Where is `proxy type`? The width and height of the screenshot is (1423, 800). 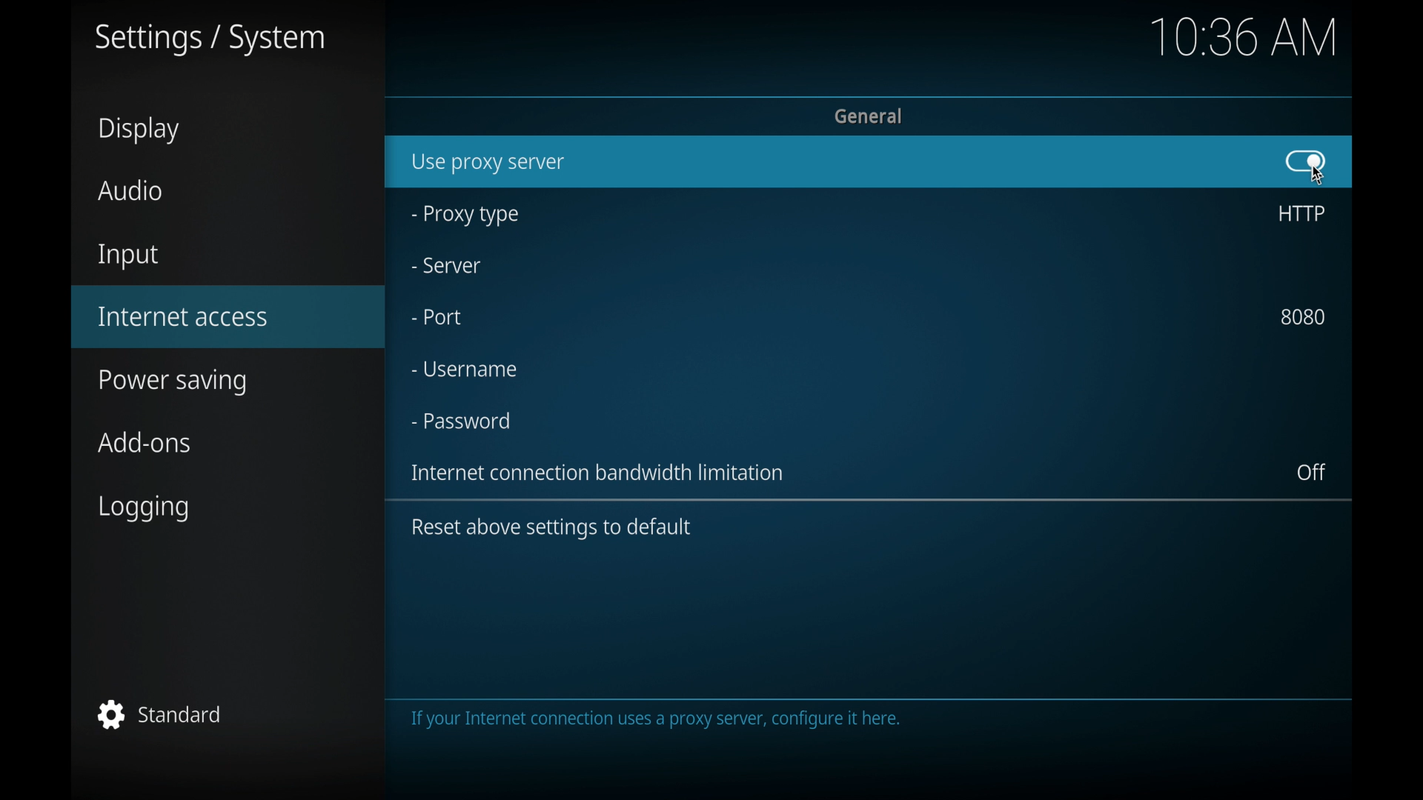 proxy type is located at coordinates (463, 216).